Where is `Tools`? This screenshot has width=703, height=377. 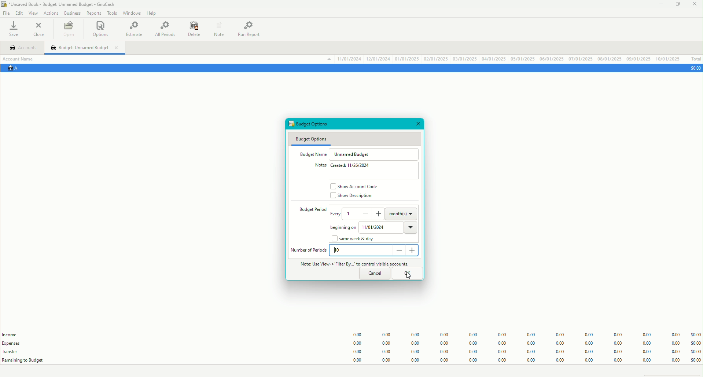
Tools is located at coordinates (110, 13).